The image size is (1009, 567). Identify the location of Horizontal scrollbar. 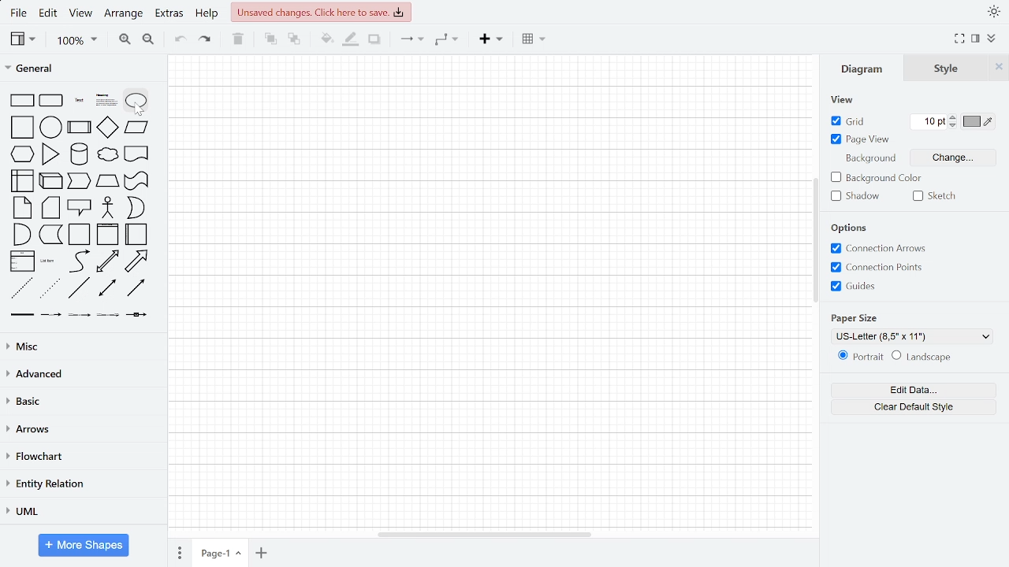
(489, 536).